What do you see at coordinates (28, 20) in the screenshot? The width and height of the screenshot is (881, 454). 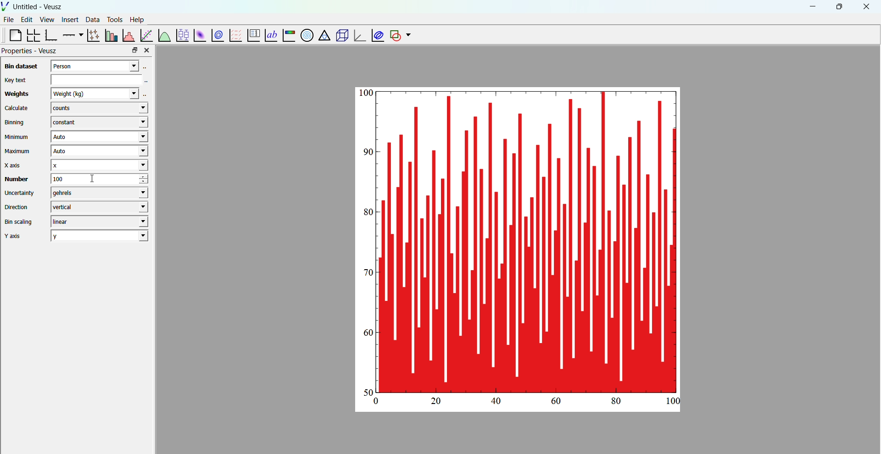 I see `edit` at bounding box center [28, 20].